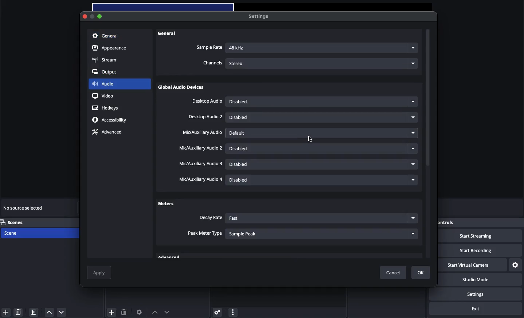  I want to click on Start recording, so click(481, 250).